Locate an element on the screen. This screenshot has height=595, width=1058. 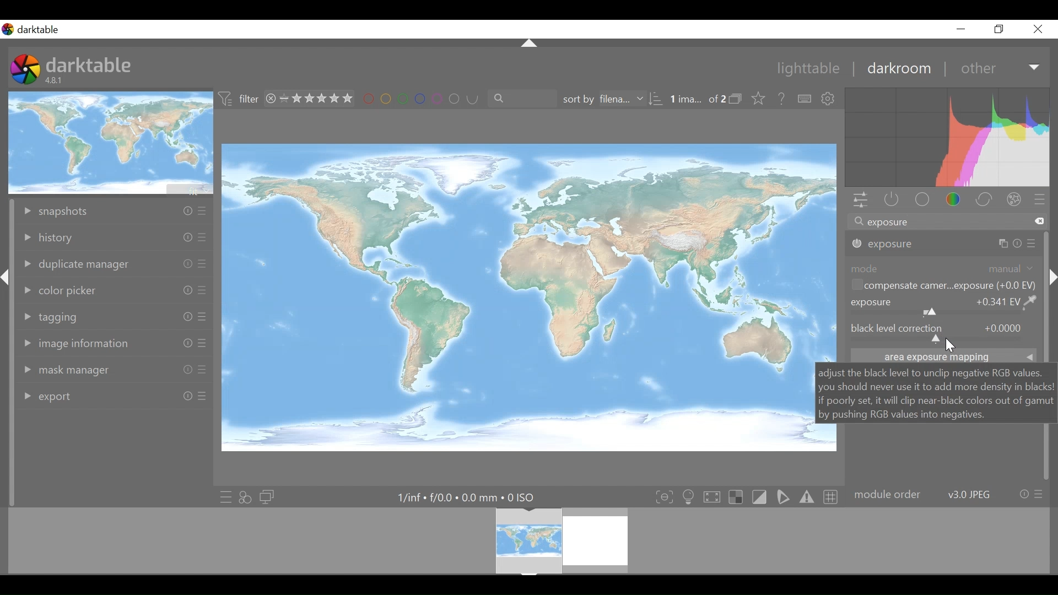
vertical scroll bar is located at coordinates (11, 406).